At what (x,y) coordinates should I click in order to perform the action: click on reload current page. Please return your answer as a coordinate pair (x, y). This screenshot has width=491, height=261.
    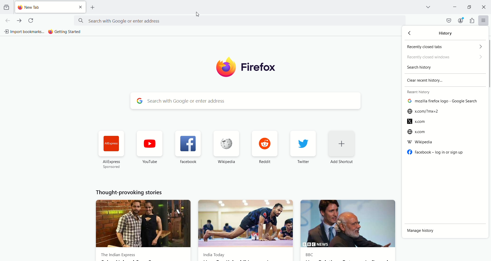
    Looking at the image, I should click on (31, 20).